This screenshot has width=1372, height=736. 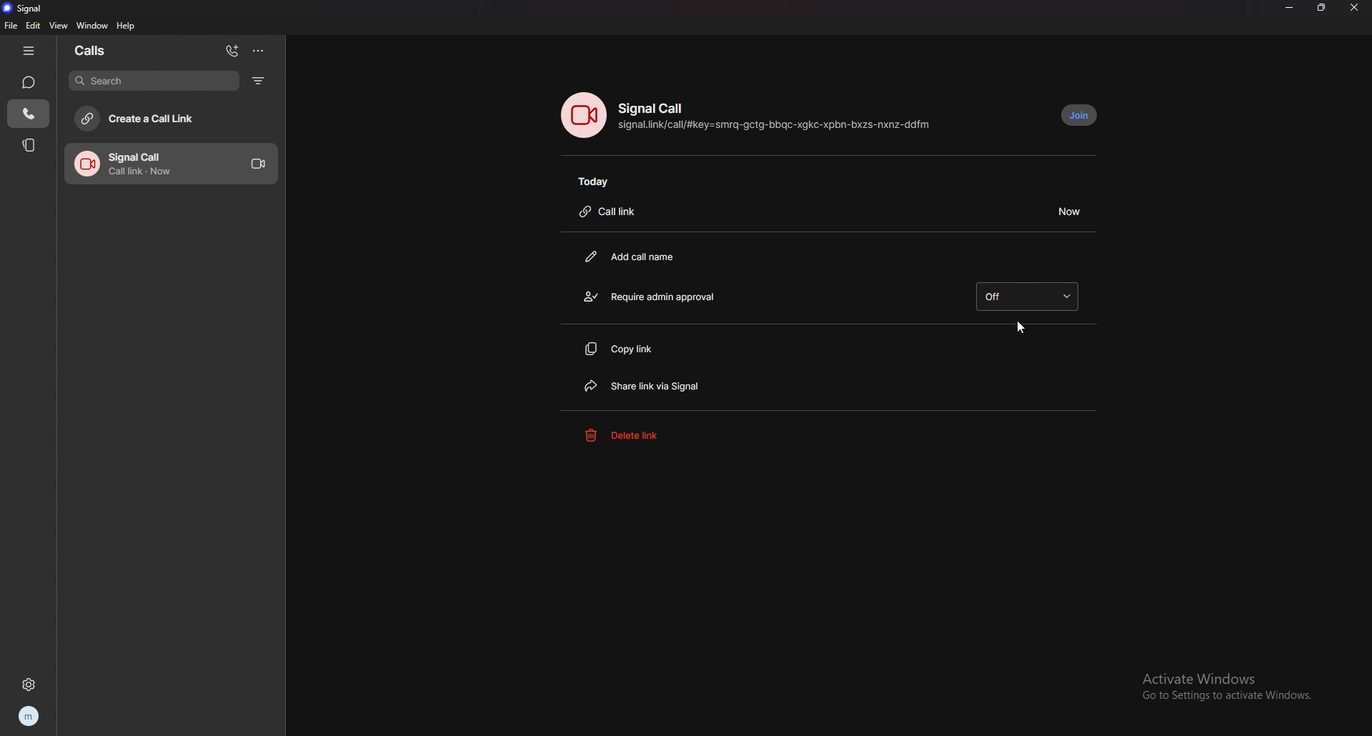 What do you see at coordinates (1022, 328) in the screenshot?
I see `cursor` at bounding box center [1022, 328].